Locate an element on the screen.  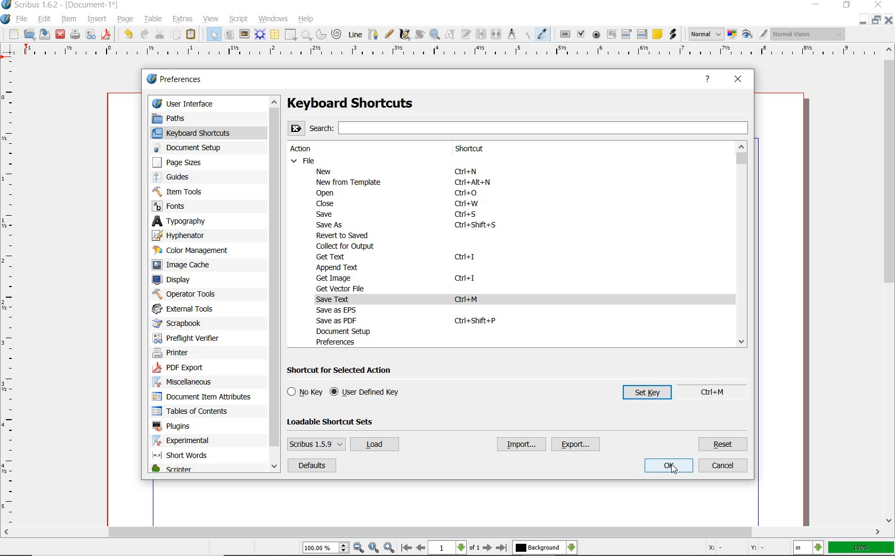
document setup is located at coordinates (352, 331).